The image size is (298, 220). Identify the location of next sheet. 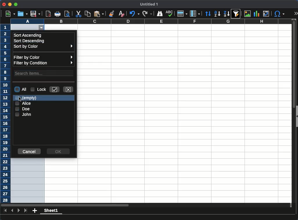
(18, 210).